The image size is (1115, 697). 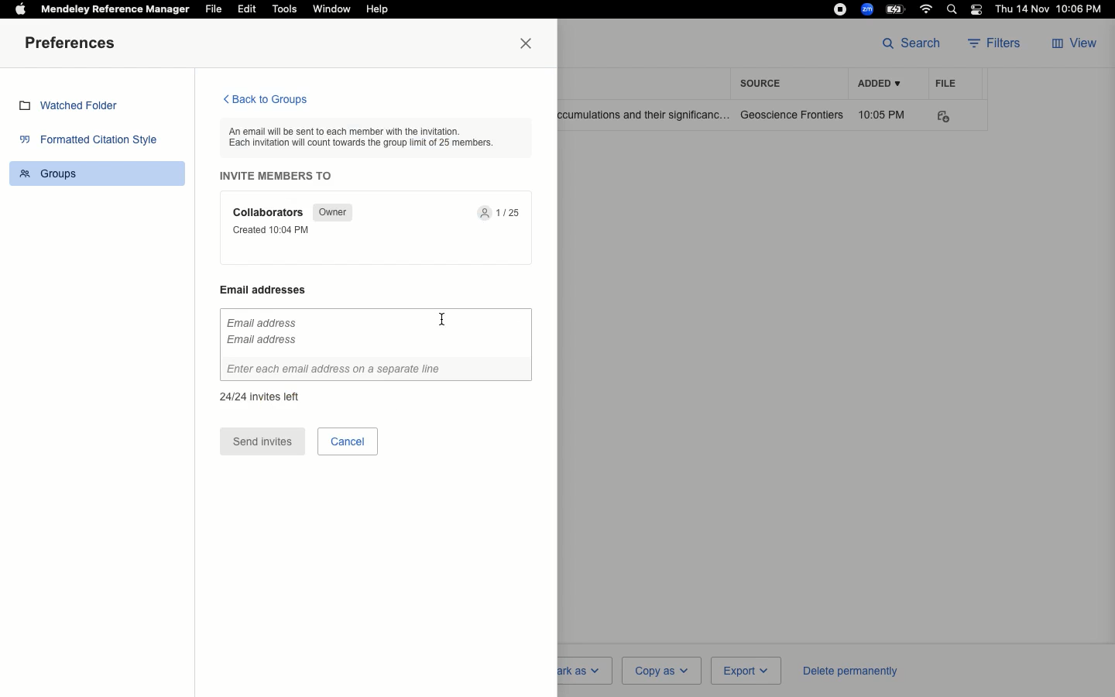 What do you see at coordinates (262, 442) in the screenshot?
I see `Send invites` at bounding box center [262, 442].